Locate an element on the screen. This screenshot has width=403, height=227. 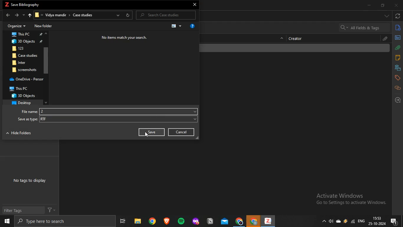
BR inter is located at coordinates (25, 63).